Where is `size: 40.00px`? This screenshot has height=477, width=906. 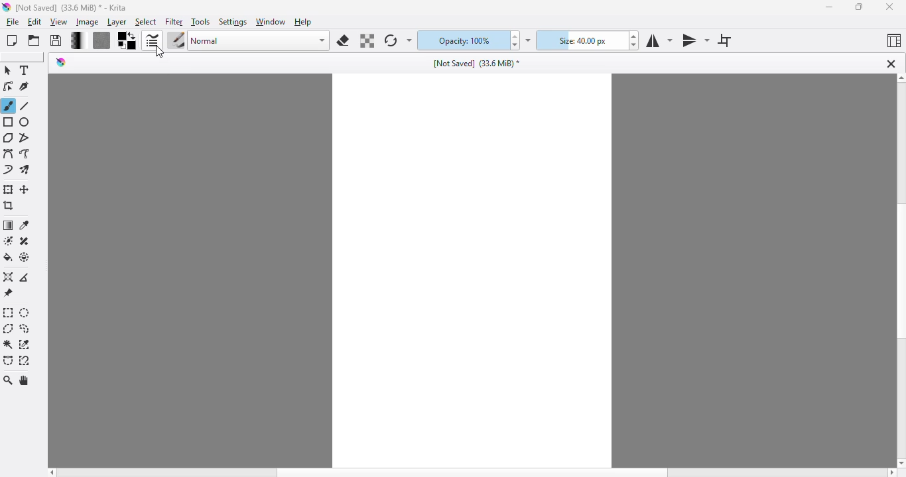 size: 40.00px is located at coordinates (584, 41).